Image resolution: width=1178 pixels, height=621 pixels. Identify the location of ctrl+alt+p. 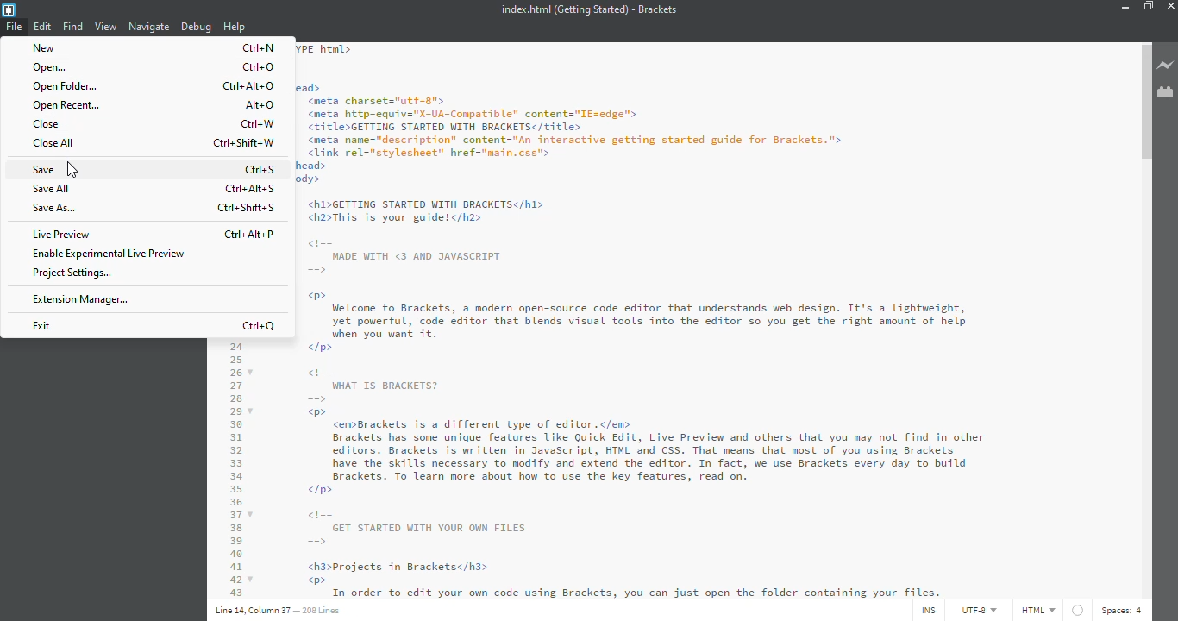
(250, 234).